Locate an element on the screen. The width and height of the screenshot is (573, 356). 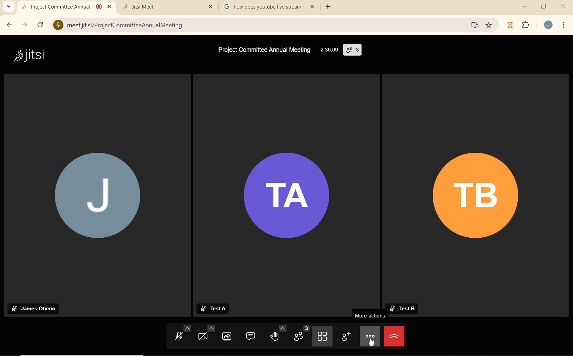
RAISE HAND is located at coordinates (279, 334).